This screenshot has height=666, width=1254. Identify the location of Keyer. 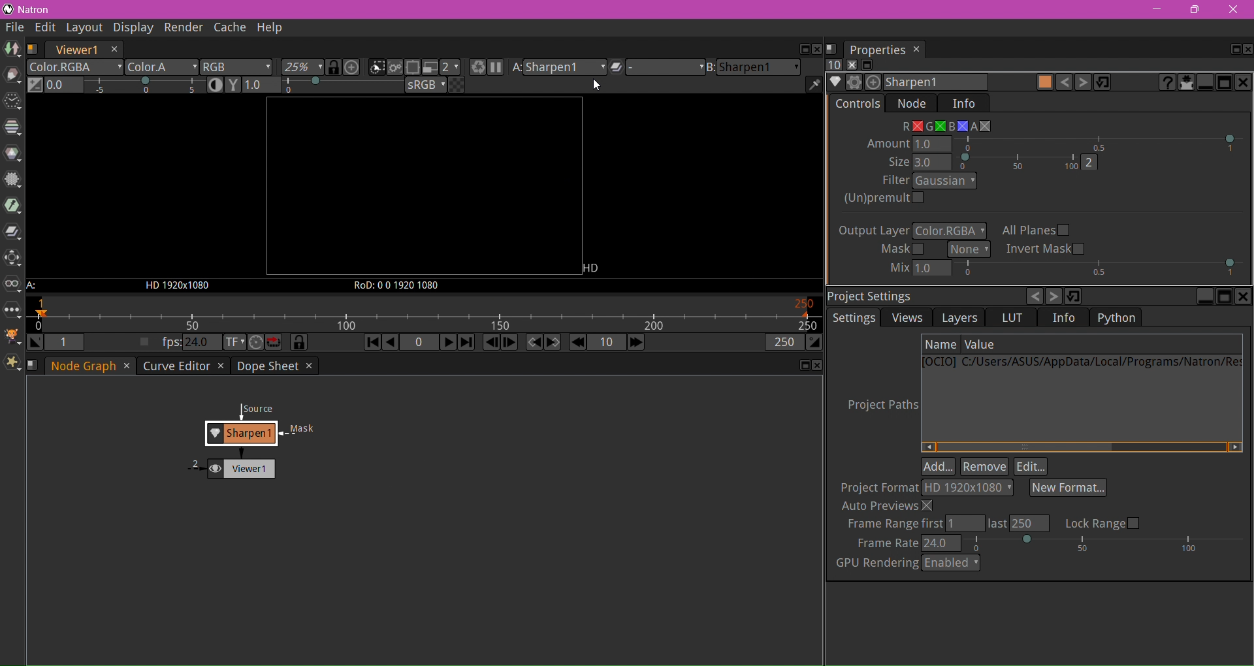
(13, 206).